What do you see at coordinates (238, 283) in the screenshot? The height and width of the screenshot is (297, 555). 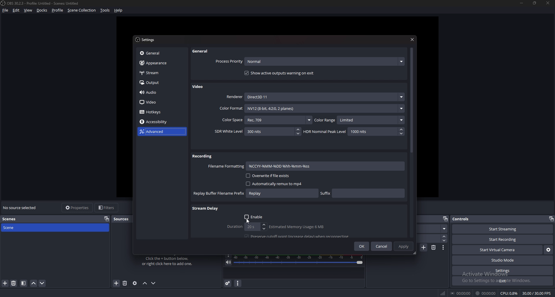 I see `audio mixer menu` at bounding box center [238, 283].